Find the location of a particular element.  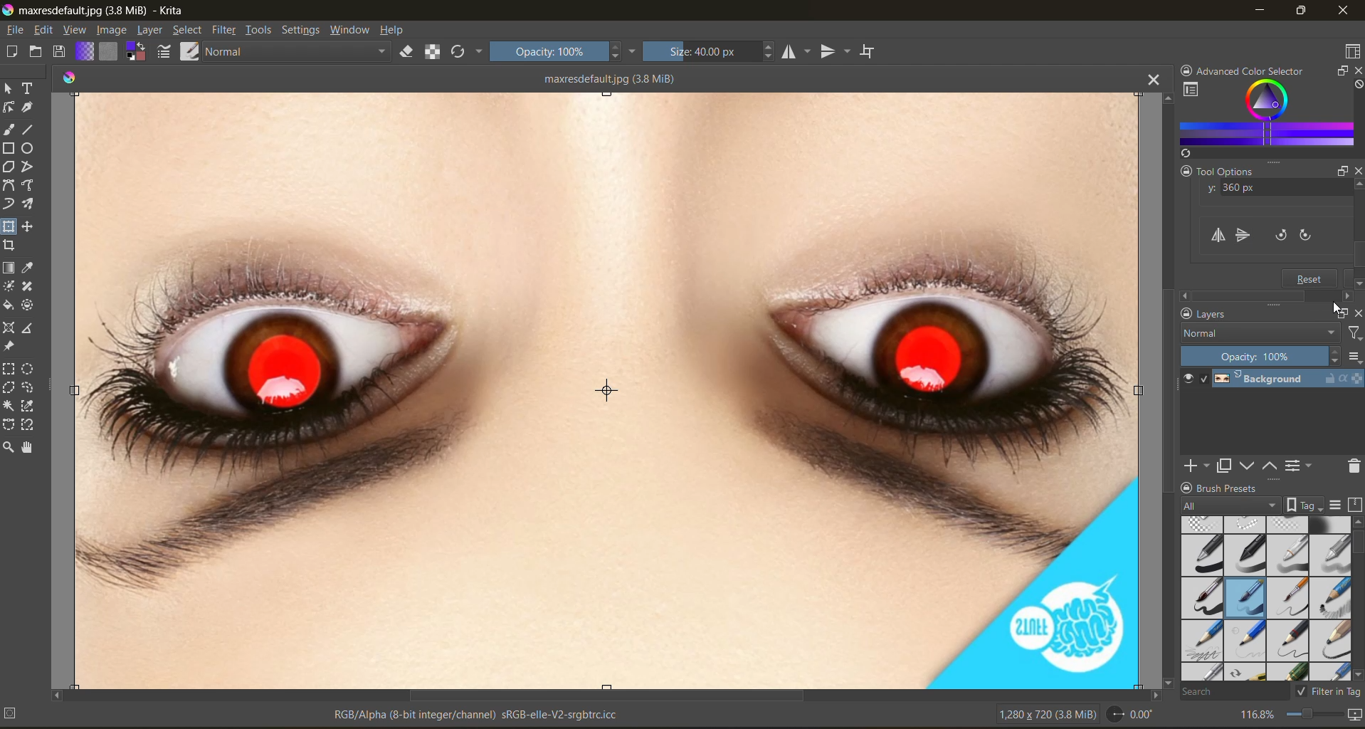

edit brush settings is located at coordinates (167, 53).